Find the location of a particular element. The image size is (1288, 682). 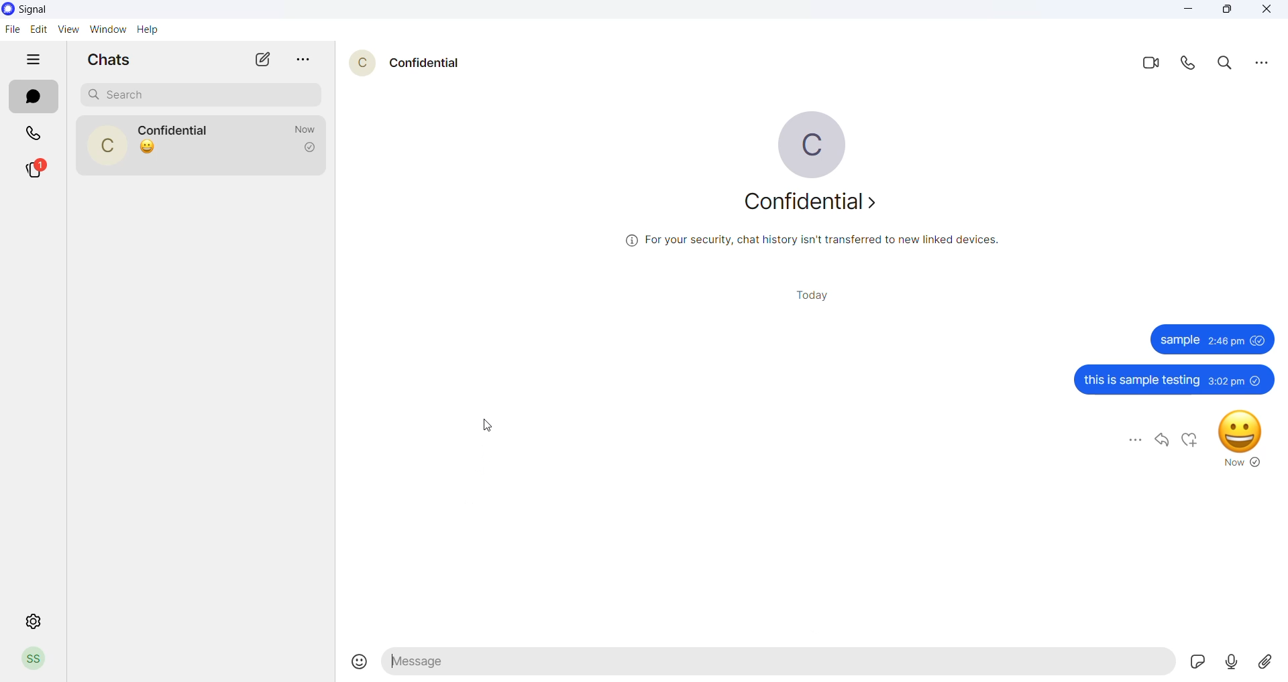

like is located at coordinates (1188, 439).